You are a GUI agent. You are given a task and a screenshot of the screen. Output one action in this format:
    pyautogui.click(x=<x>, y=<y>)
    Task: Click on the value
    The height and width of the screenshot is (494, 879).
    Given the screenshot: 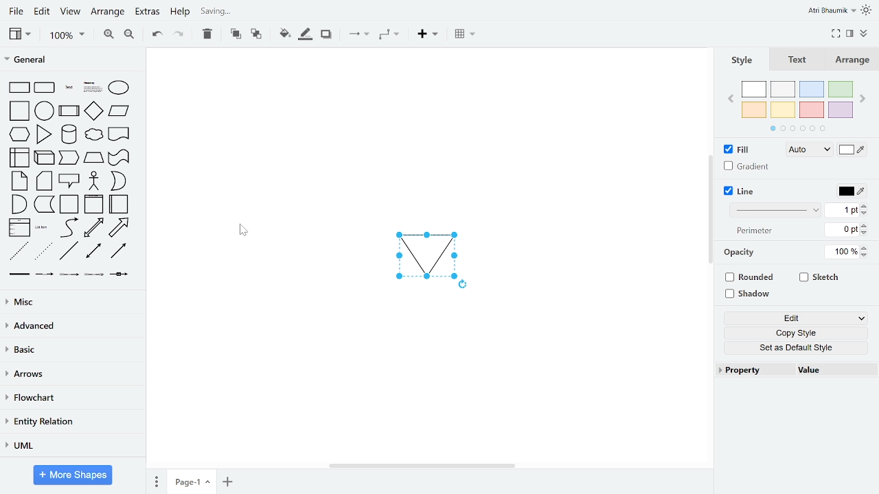 What is the action you would take?
    pyautogui.click(x=830, y=370)
    